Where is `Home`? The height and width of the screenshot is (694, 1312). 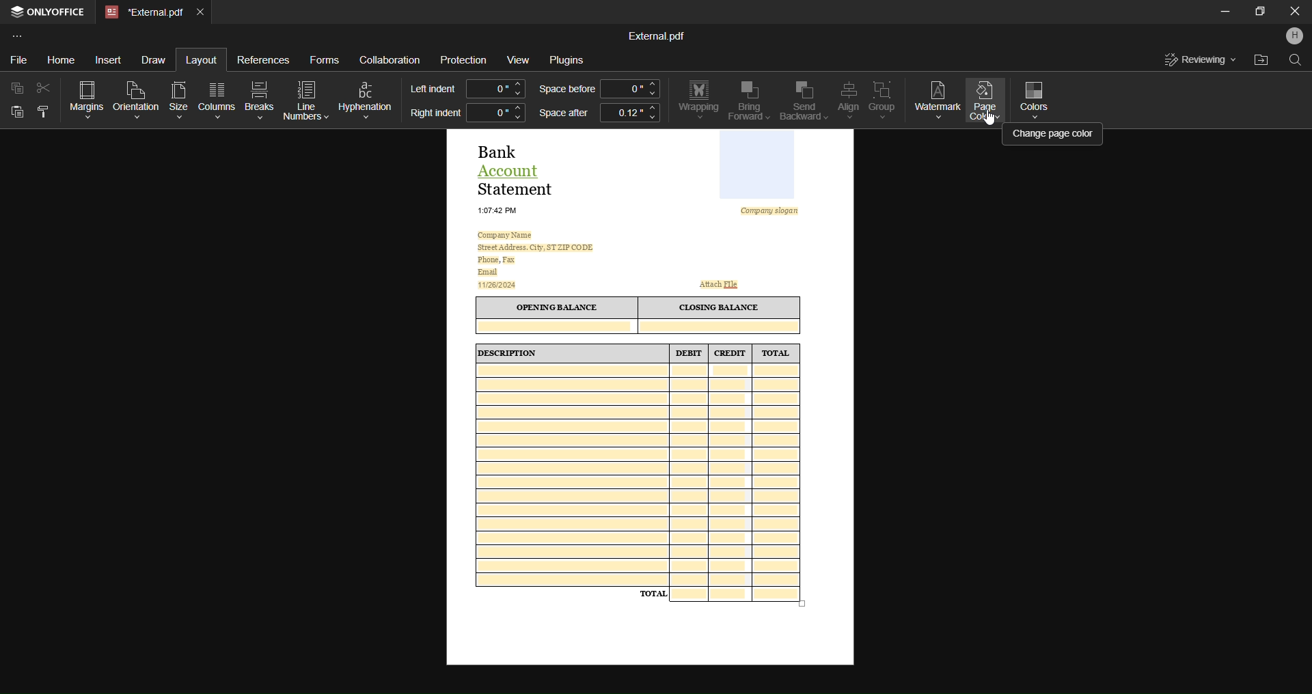
Home is located at coordinates (61, 59).